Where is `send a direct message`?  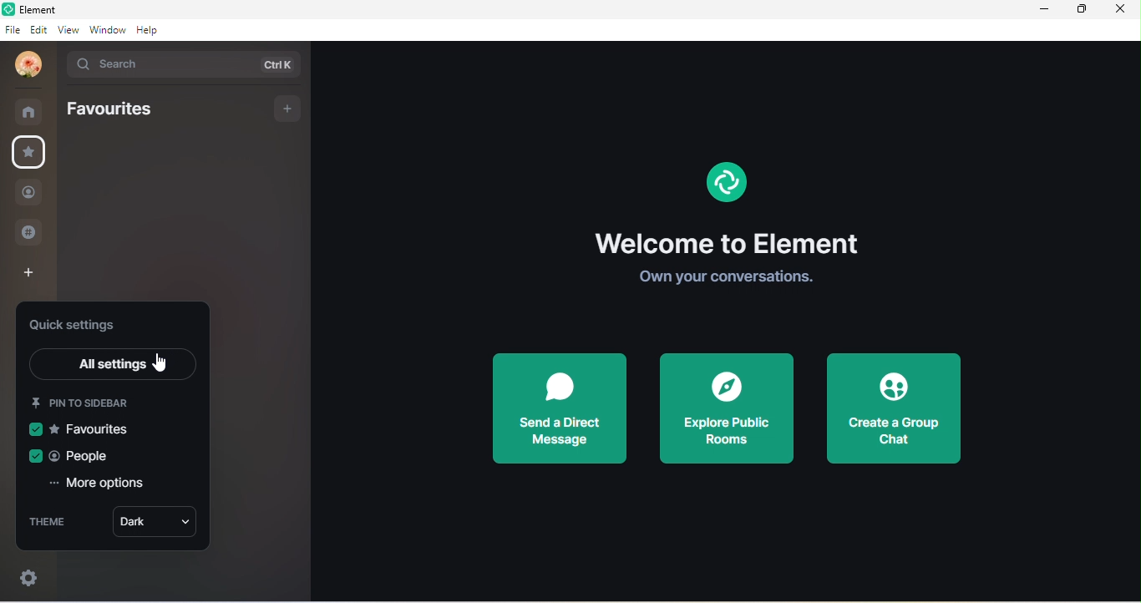 send a direct message is located at coordinates (567, 410).